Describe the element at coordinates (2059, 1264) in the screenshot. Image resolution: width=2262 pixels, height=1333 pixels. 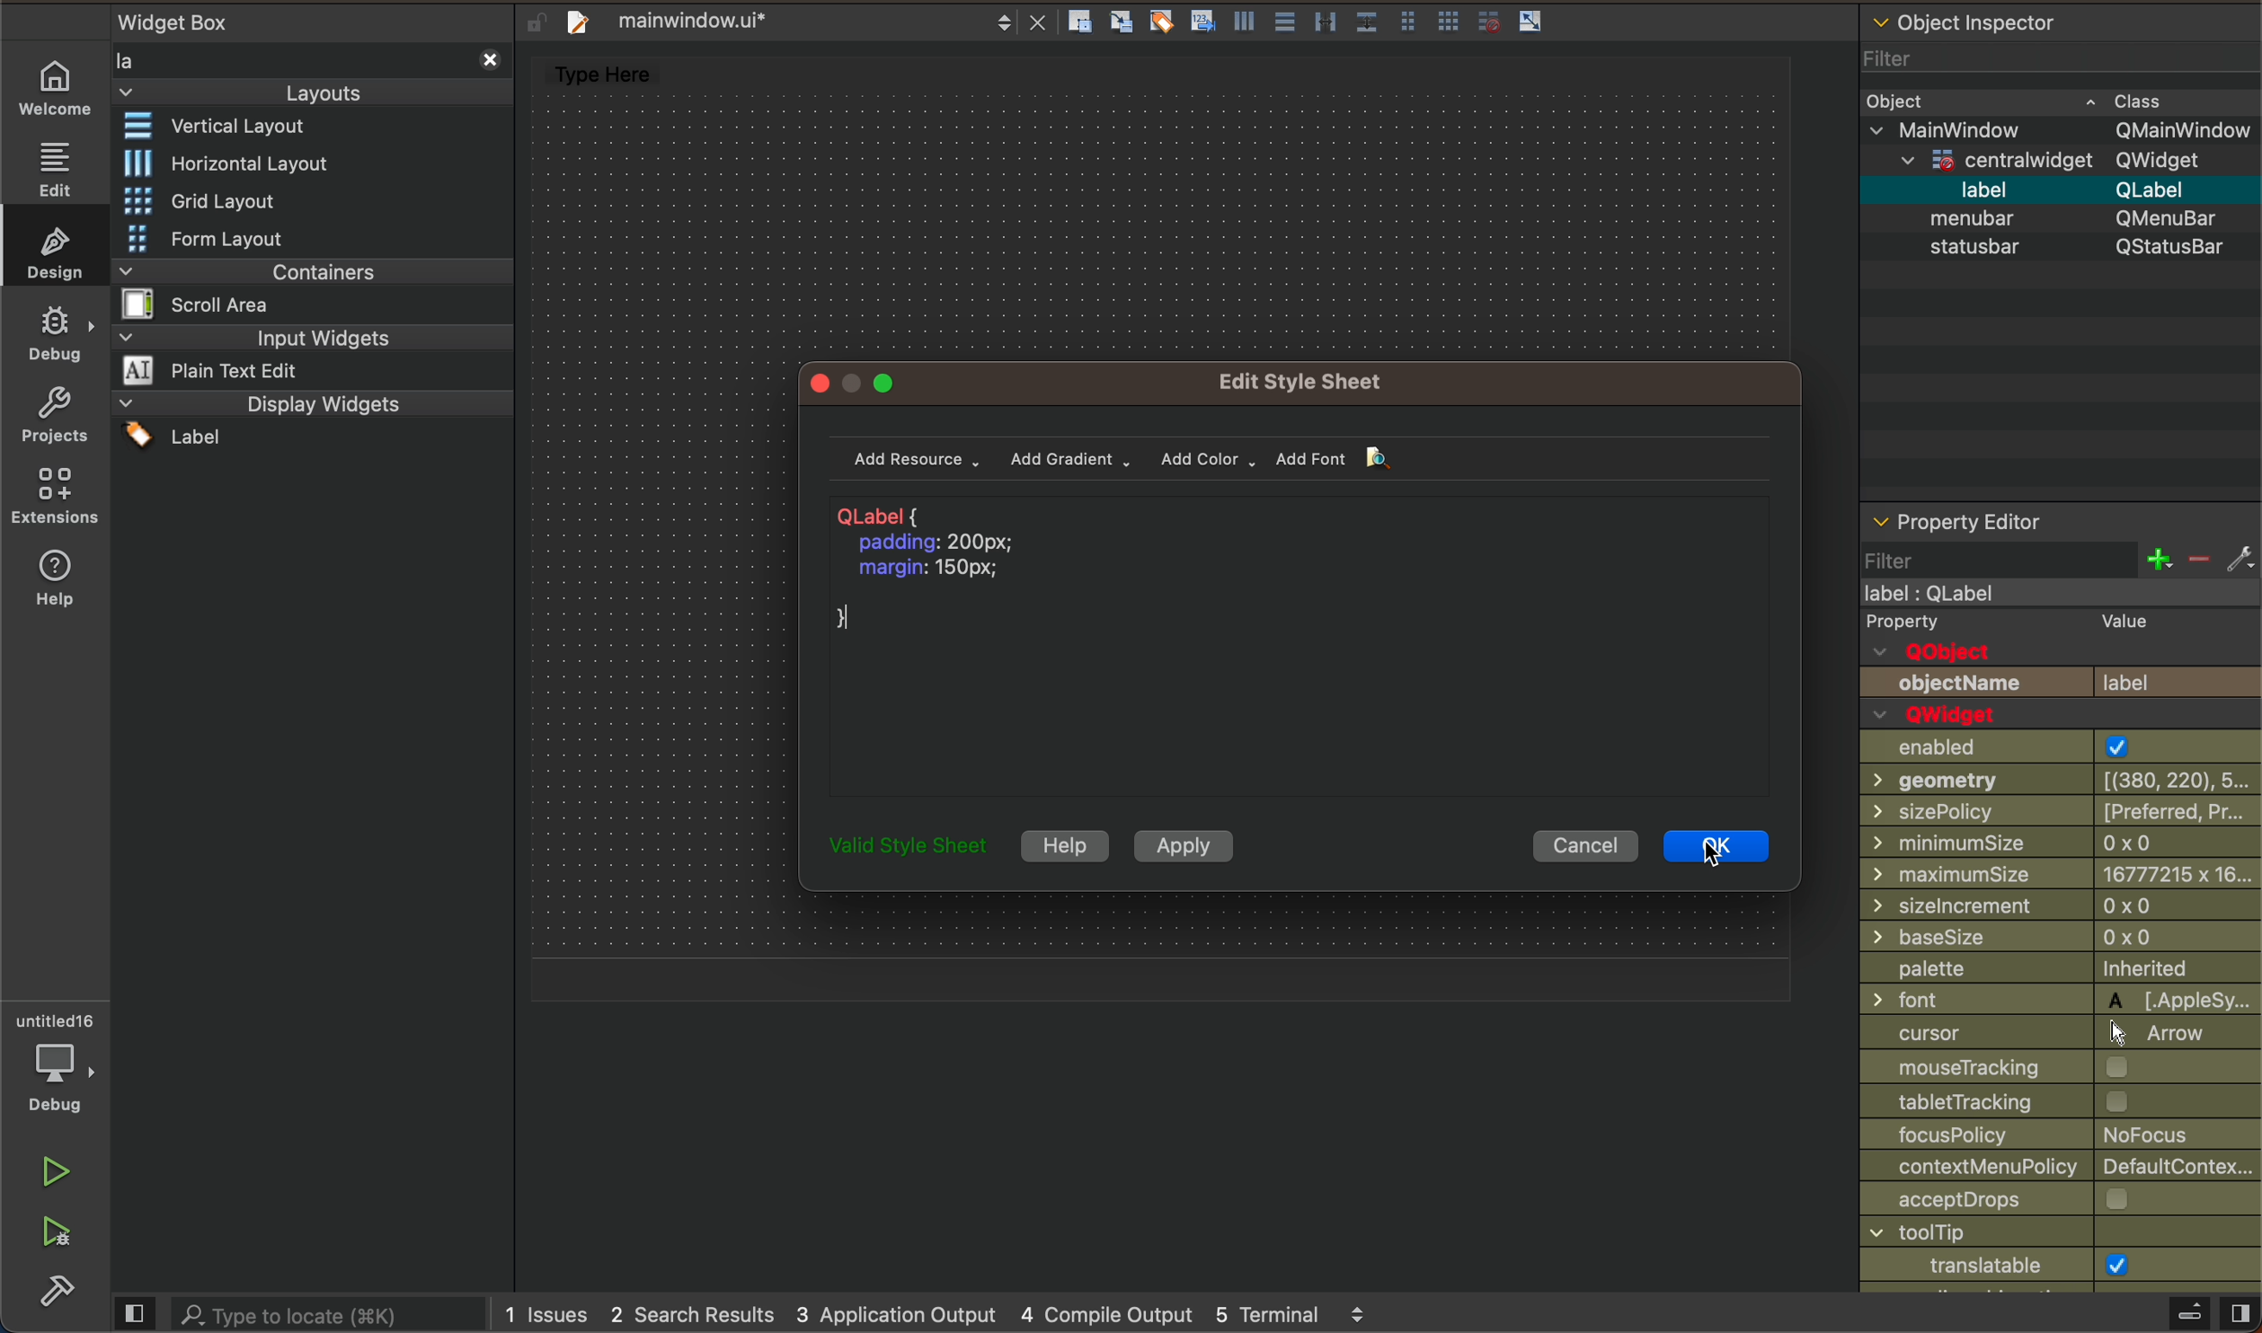
I see `window icon` at that location.